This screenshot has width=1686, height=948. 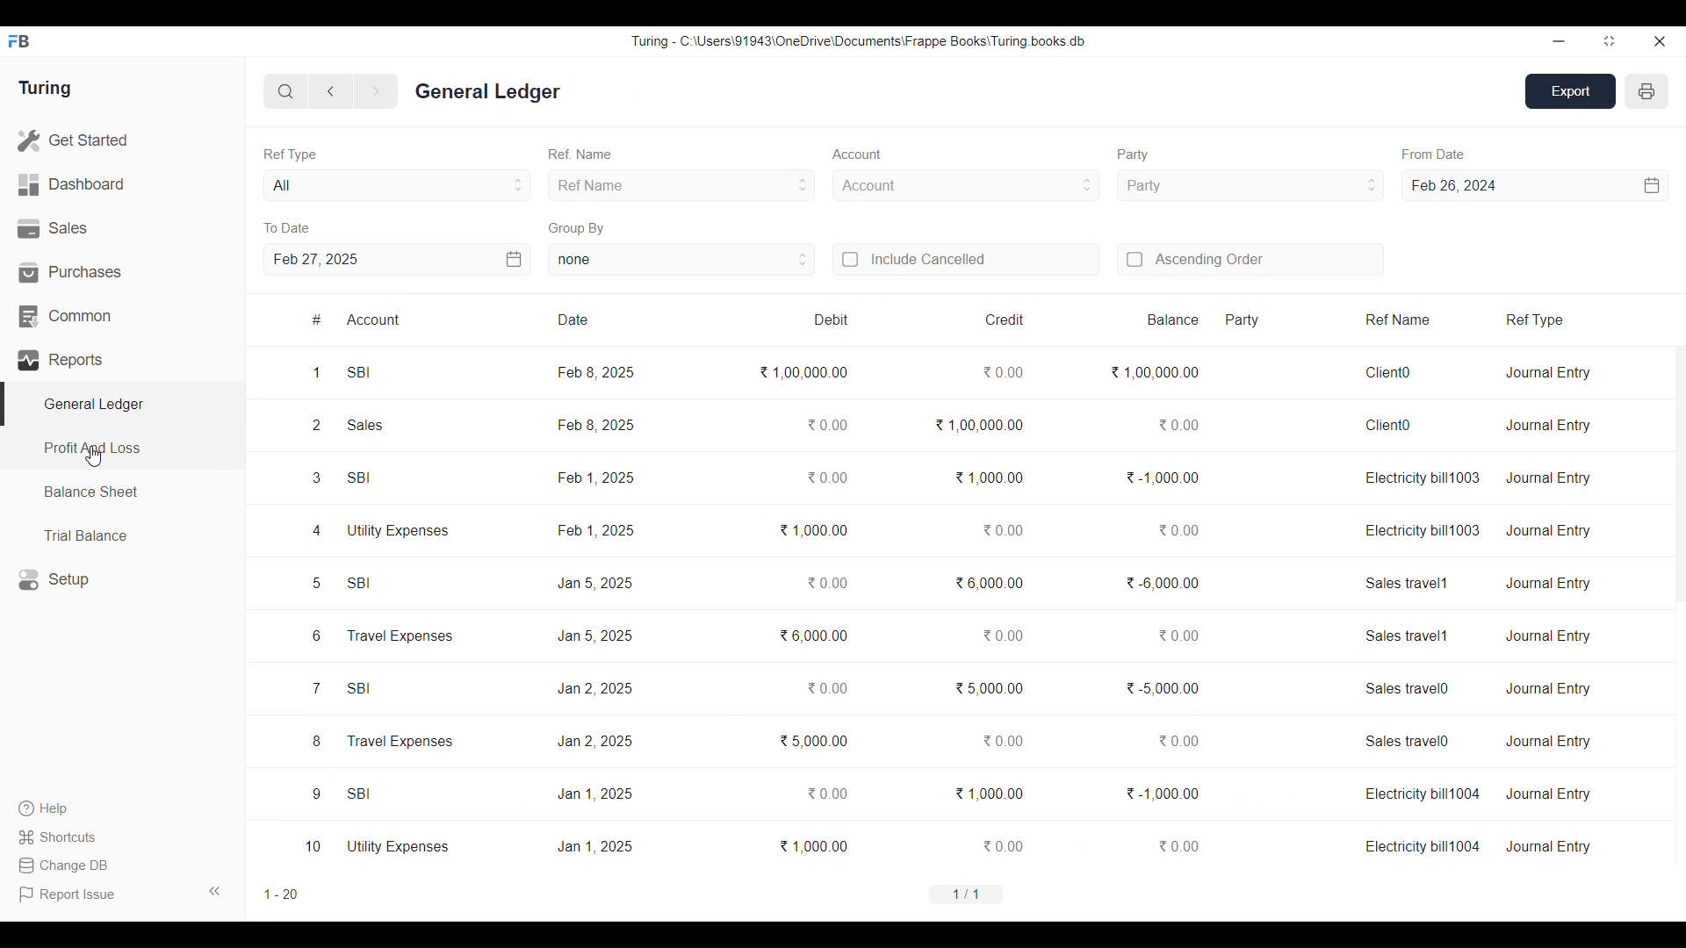 I want to click on All, so click(x=398, y=184).